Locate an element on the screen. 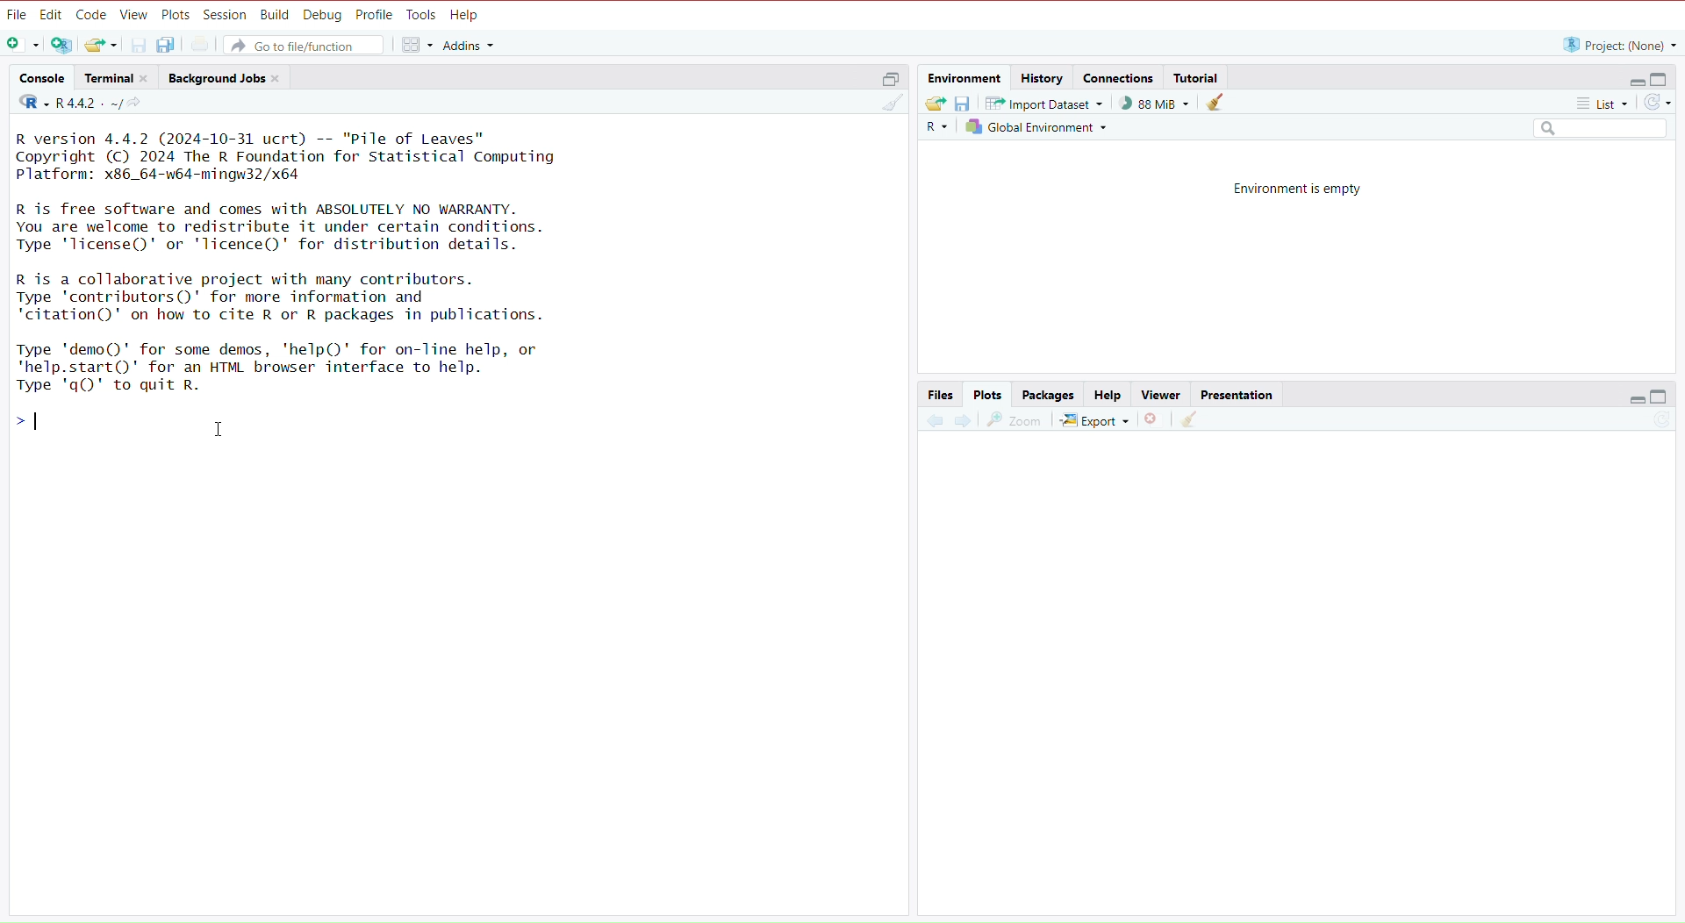 The width and height of the screenshot is (1685, 923). Next Plot is located at coordinates (964, 419).